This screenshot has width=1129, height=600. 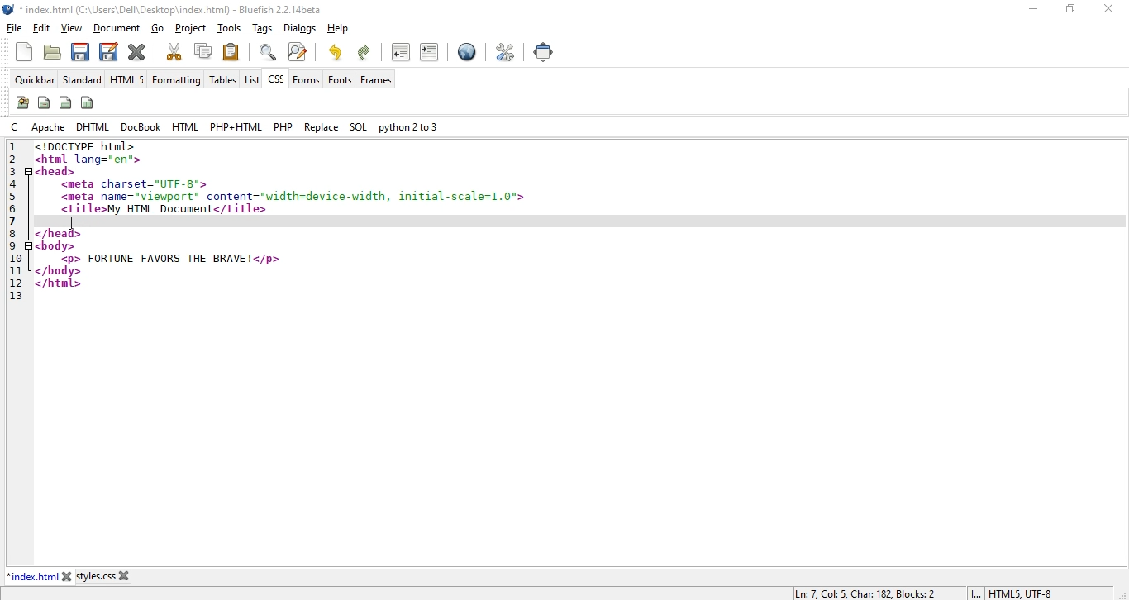 What do you see at coordinates (297, 51) in the screenshot?
I see `advanced find and replace` at bounding box center [297, 51].